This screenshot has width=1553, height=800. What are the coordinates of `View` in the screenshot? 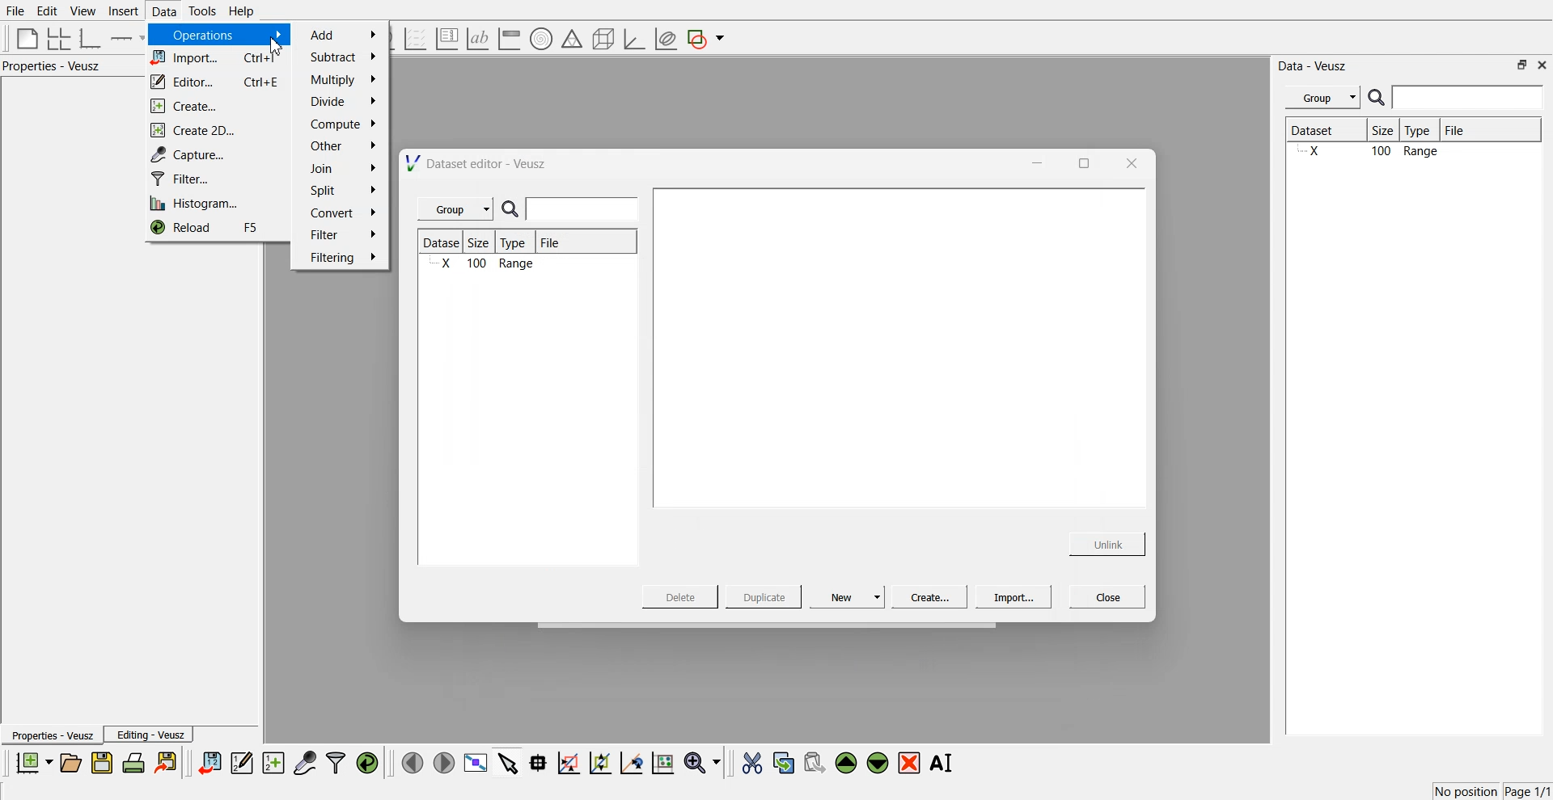 It's located at (82, 11).